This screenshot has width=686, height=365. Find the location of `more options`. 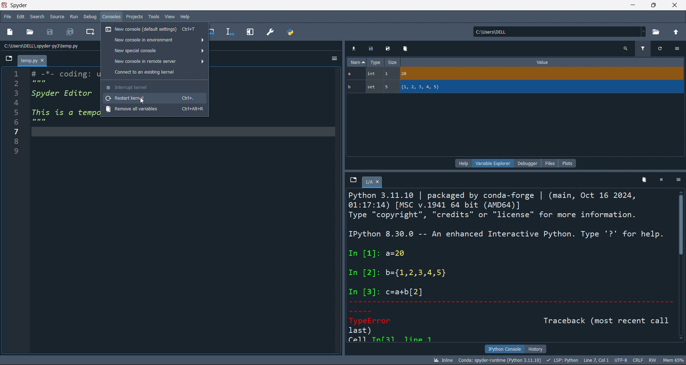

more options is located at coordinates (332, 59).